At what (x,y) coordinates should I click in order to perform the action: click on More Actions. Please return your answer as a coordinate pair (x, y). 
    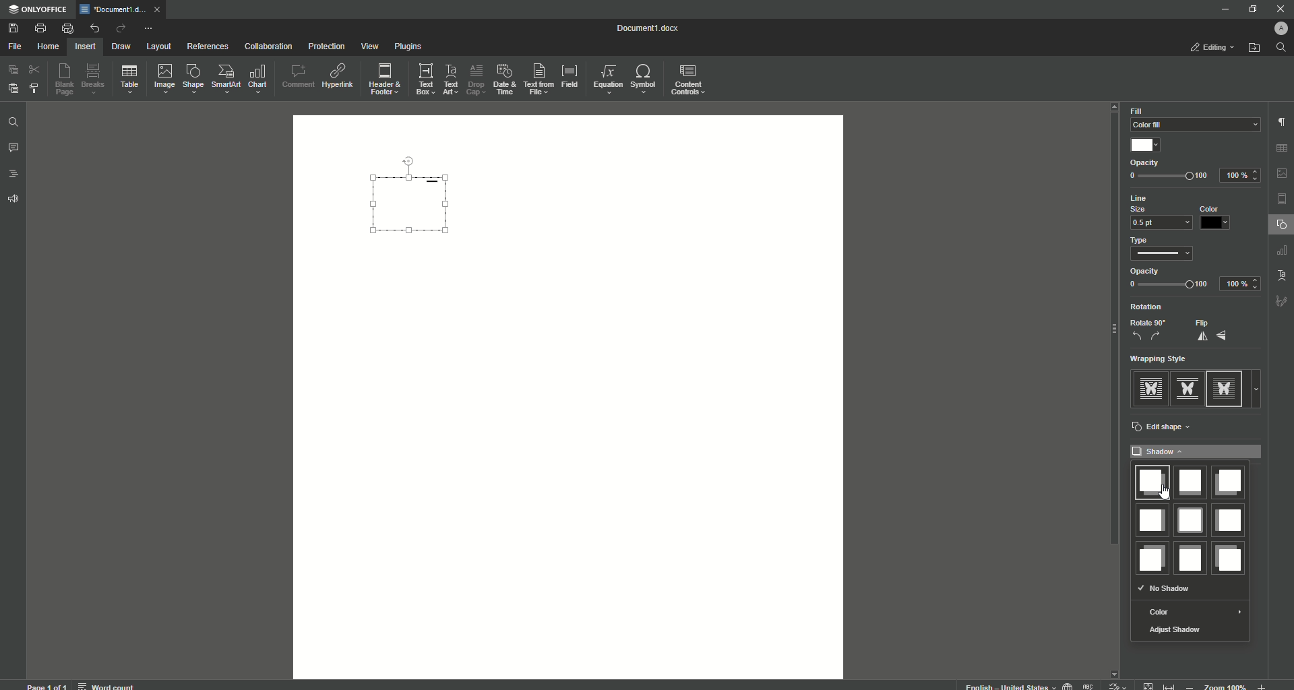
    Looking at the image, I should click on (148, 30).